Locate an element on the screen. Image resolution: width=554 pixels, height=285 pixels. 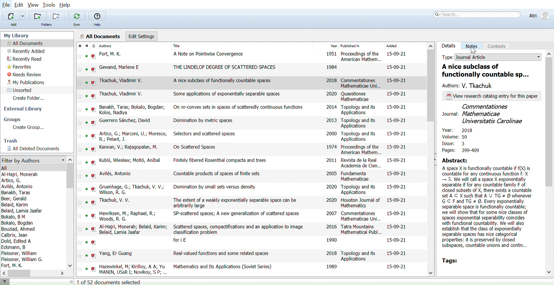
Mark as favorite is located at coordinates (79, 46).